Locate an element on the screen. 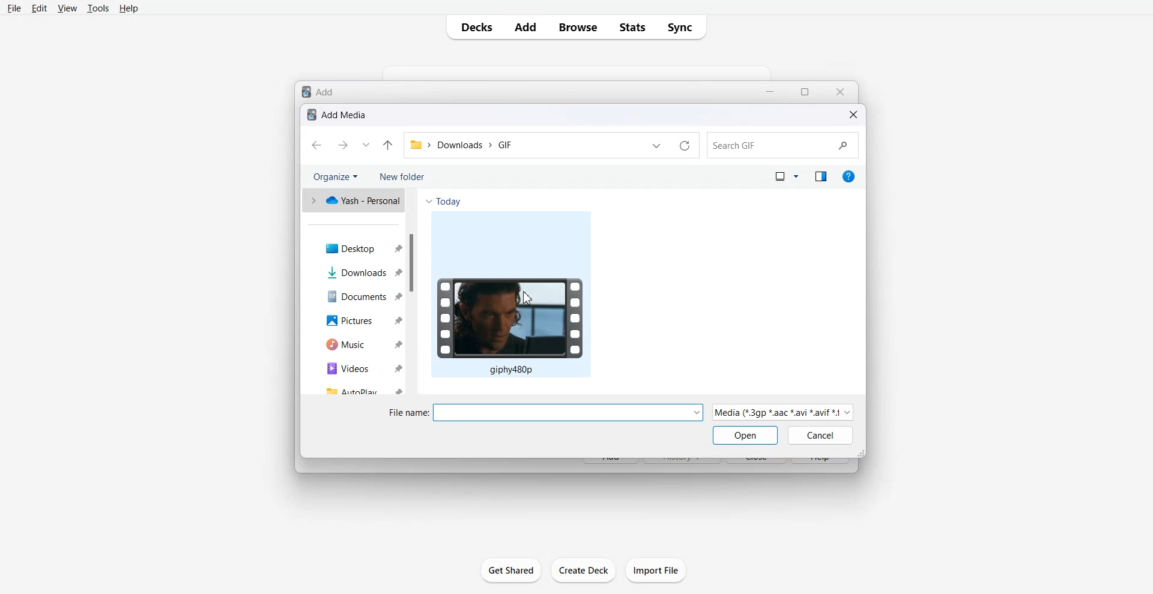 This screenshot has width=1153, height=594. Cursor is located at coordinates (528, 301).